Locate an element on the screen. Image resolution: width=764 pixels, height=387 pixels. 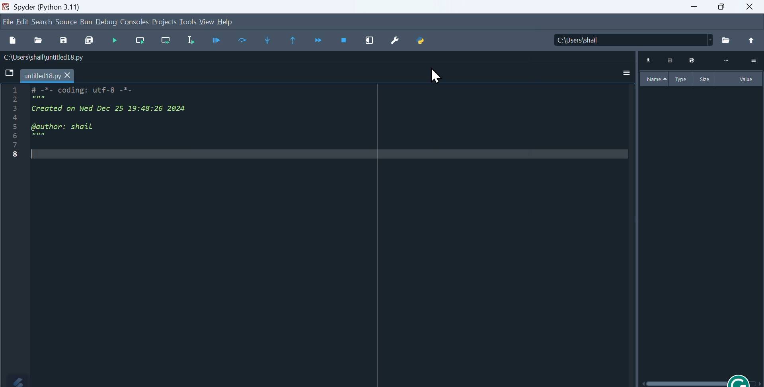
Mouse is located at coordinates (434, 77).